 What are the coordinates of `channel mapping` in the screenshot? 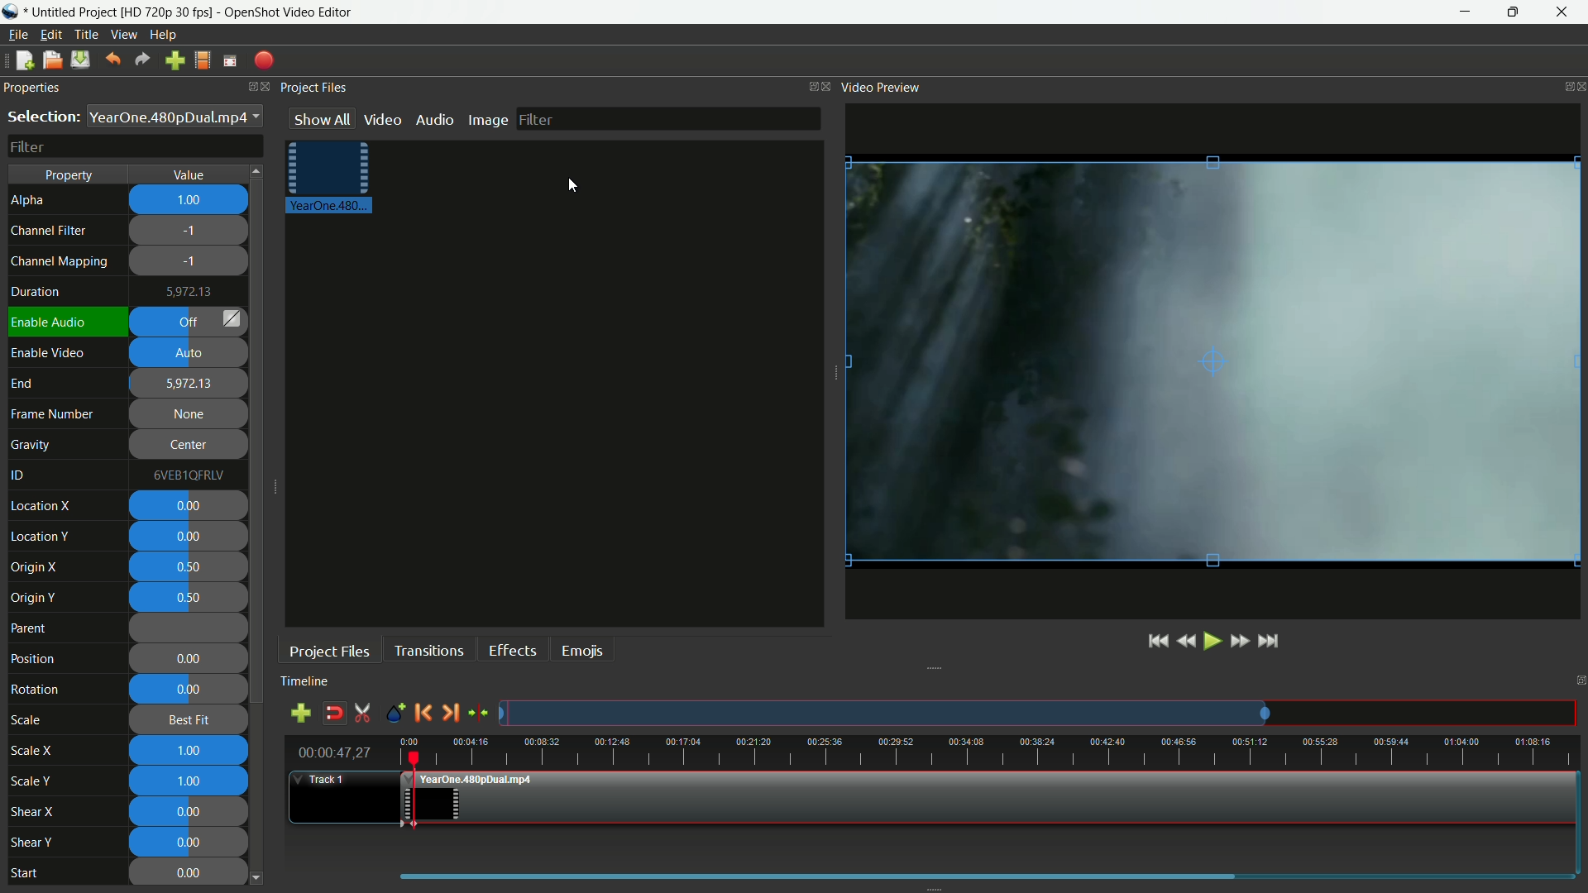 It's located at (60, 261).